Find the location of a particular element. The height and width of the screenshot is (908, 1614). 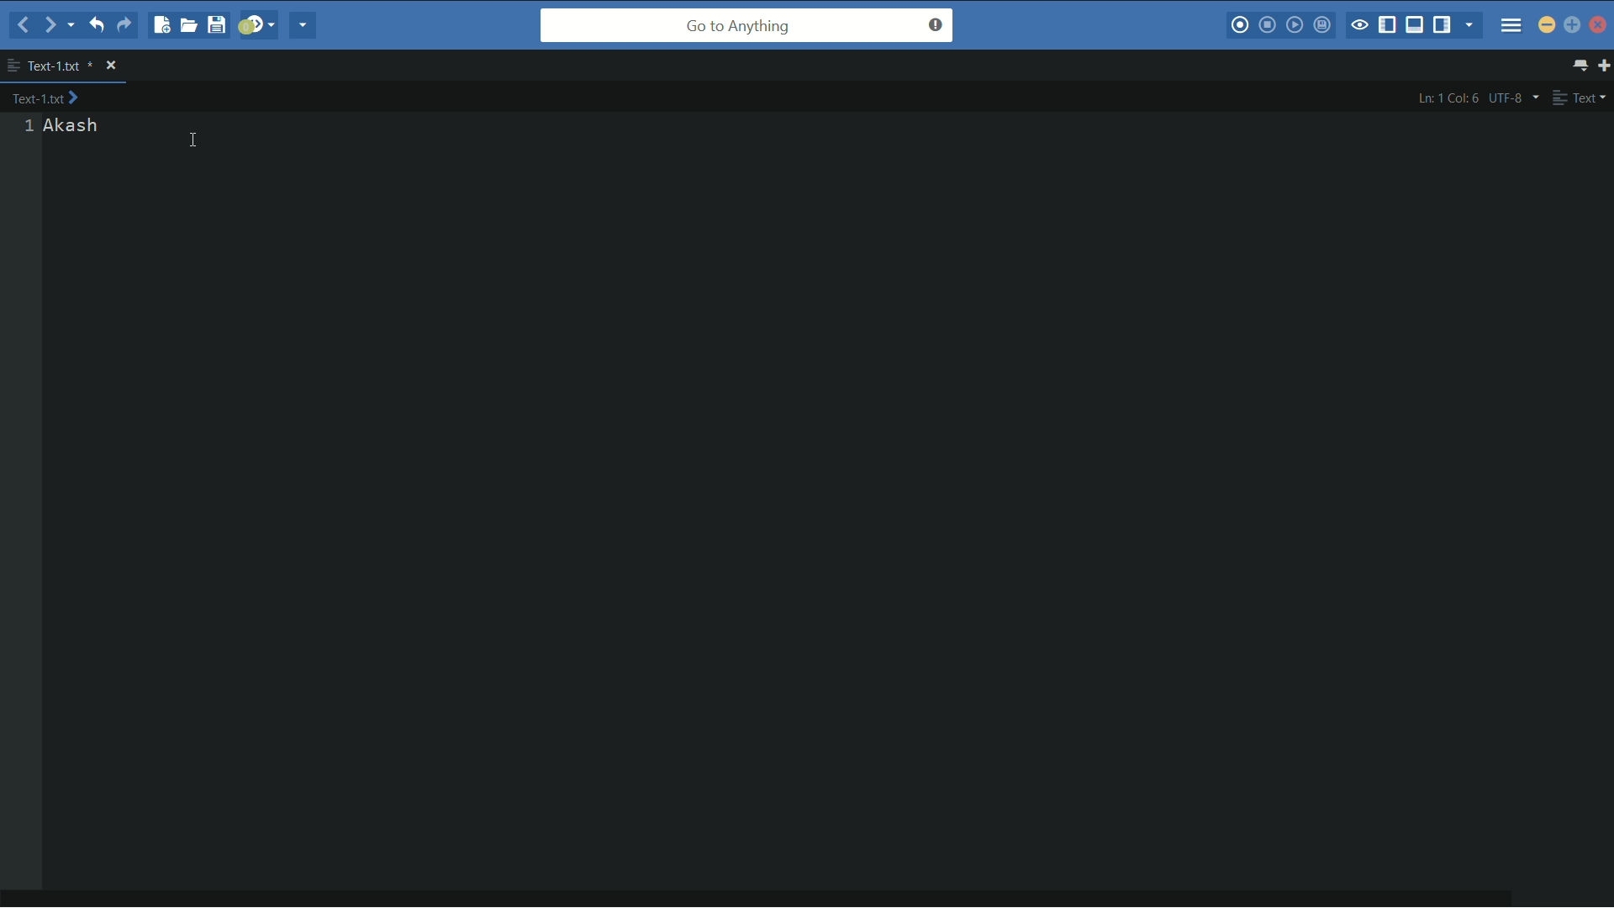

Akash is located at coordinates (73, 126).